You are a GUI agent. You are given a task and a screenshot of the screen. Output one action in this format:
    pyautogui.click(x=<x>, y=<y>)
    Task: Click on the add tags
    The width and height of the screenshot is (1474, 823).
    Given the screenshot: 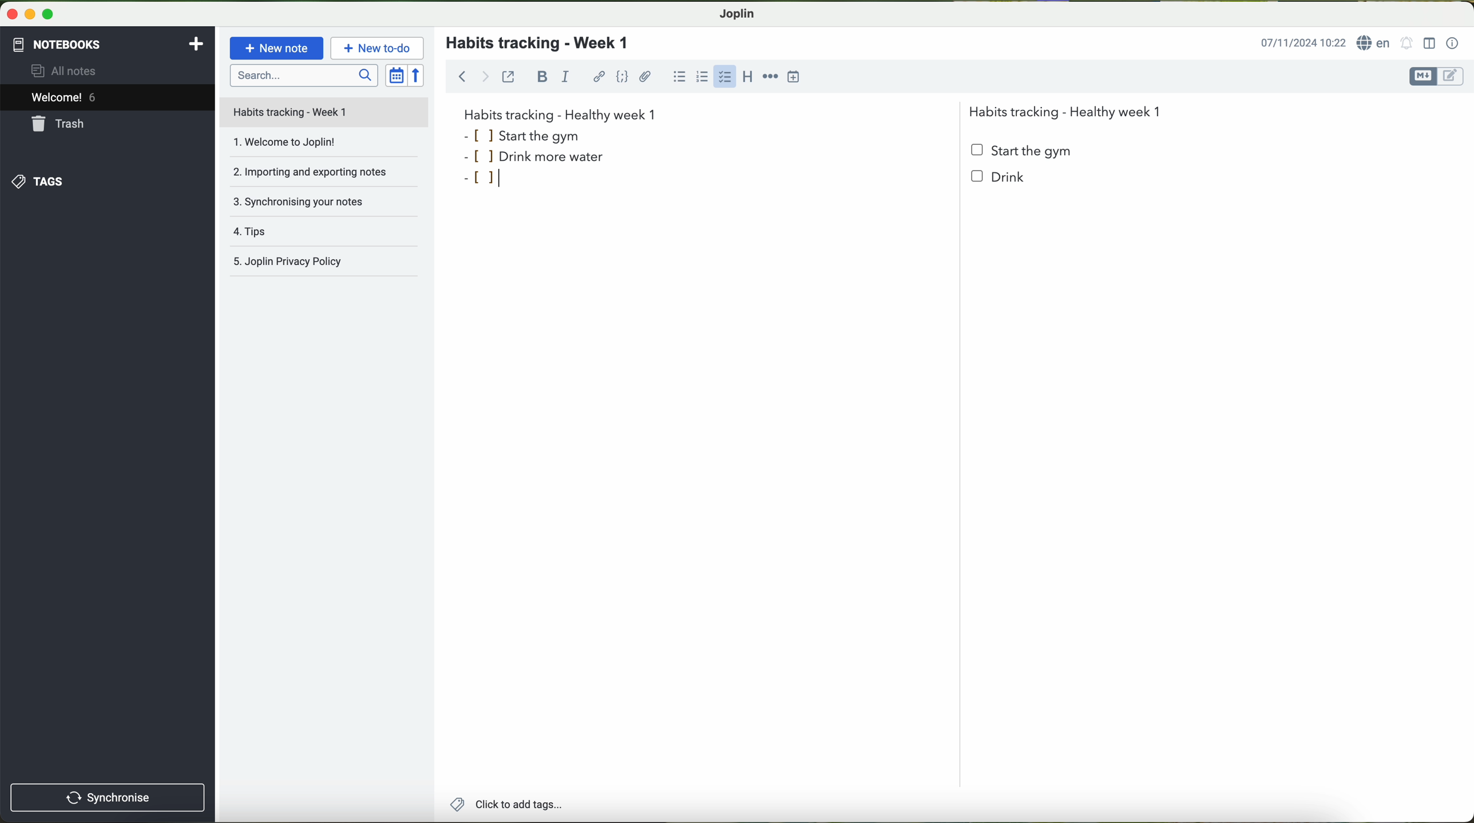 What is the action you would take?
    pyautogui.click(x=503, y=805)
    